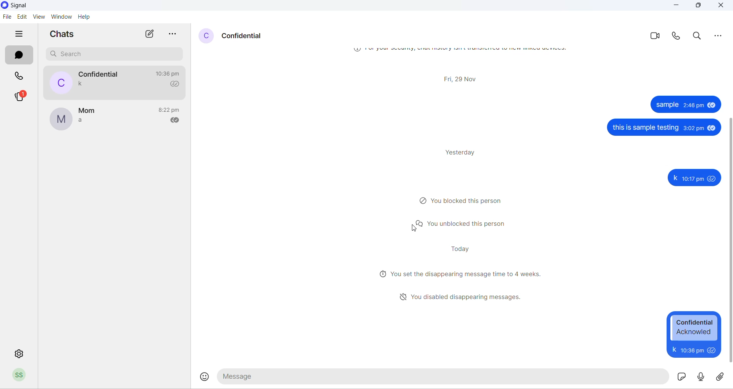  Describe the element at coordinates (171, 109) in the screenshot. I see `last message time` at that location.